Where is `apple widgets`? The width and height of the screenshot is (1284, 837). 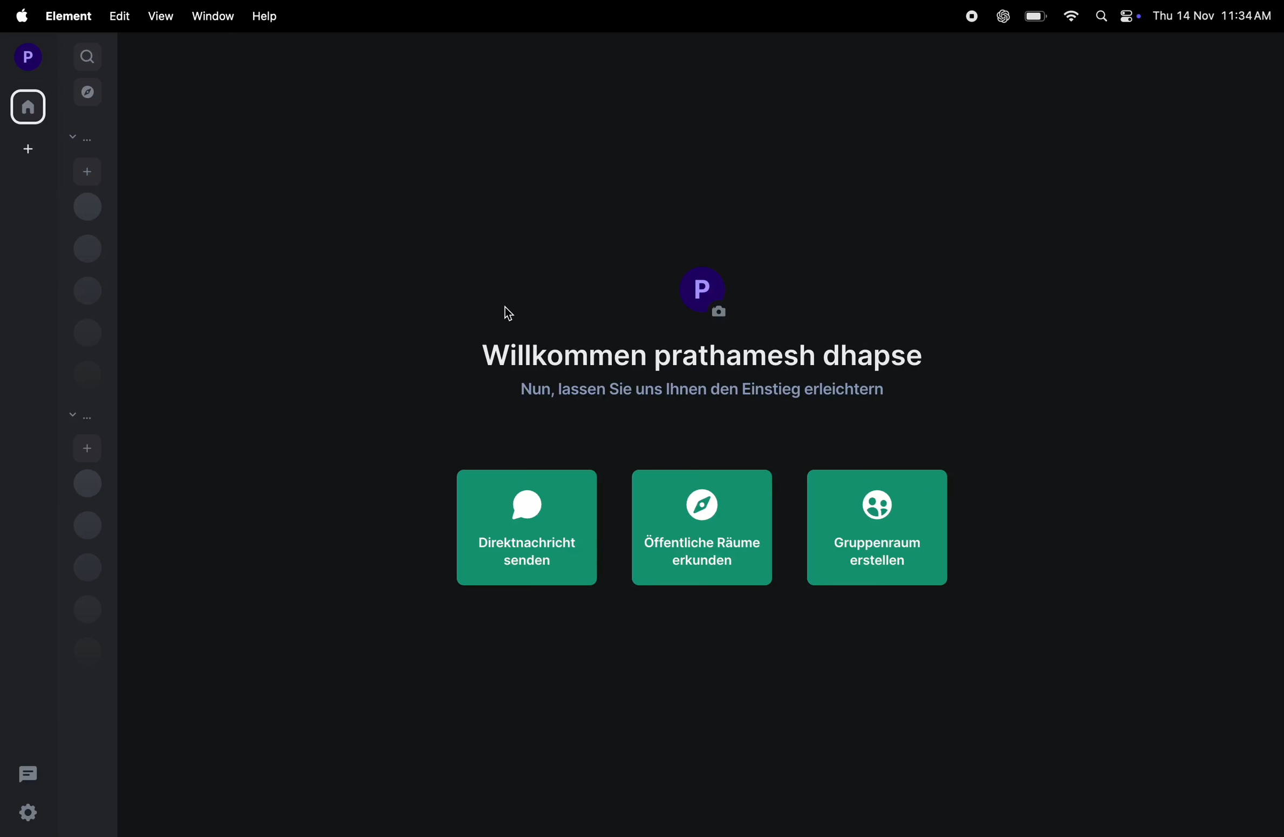 apple widgets is located at coordinates (1114, 16).